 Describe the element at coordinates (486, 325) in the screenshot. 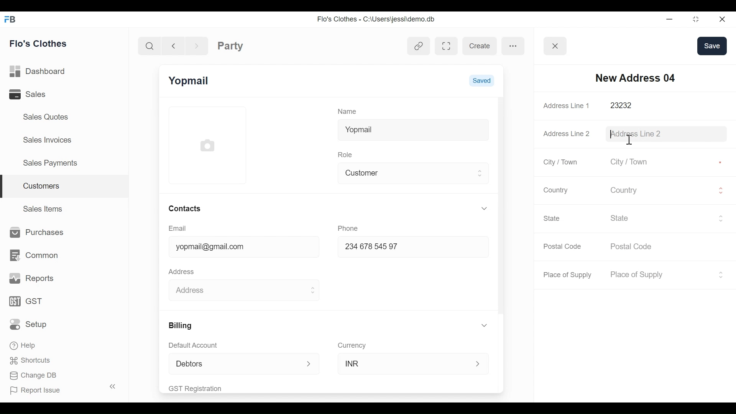

I see `Expand` at that location.